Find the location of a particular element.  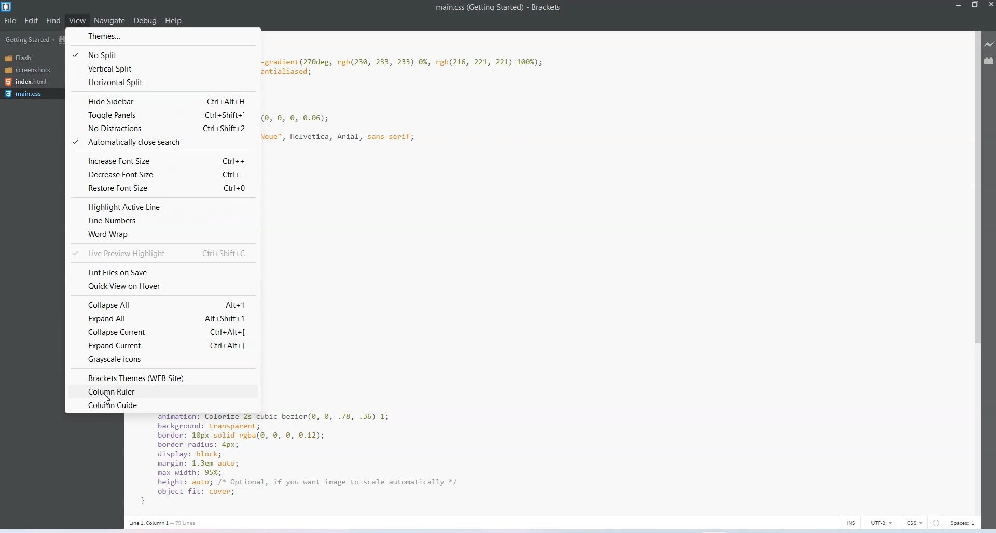

View is located at coordinates (80, 20).